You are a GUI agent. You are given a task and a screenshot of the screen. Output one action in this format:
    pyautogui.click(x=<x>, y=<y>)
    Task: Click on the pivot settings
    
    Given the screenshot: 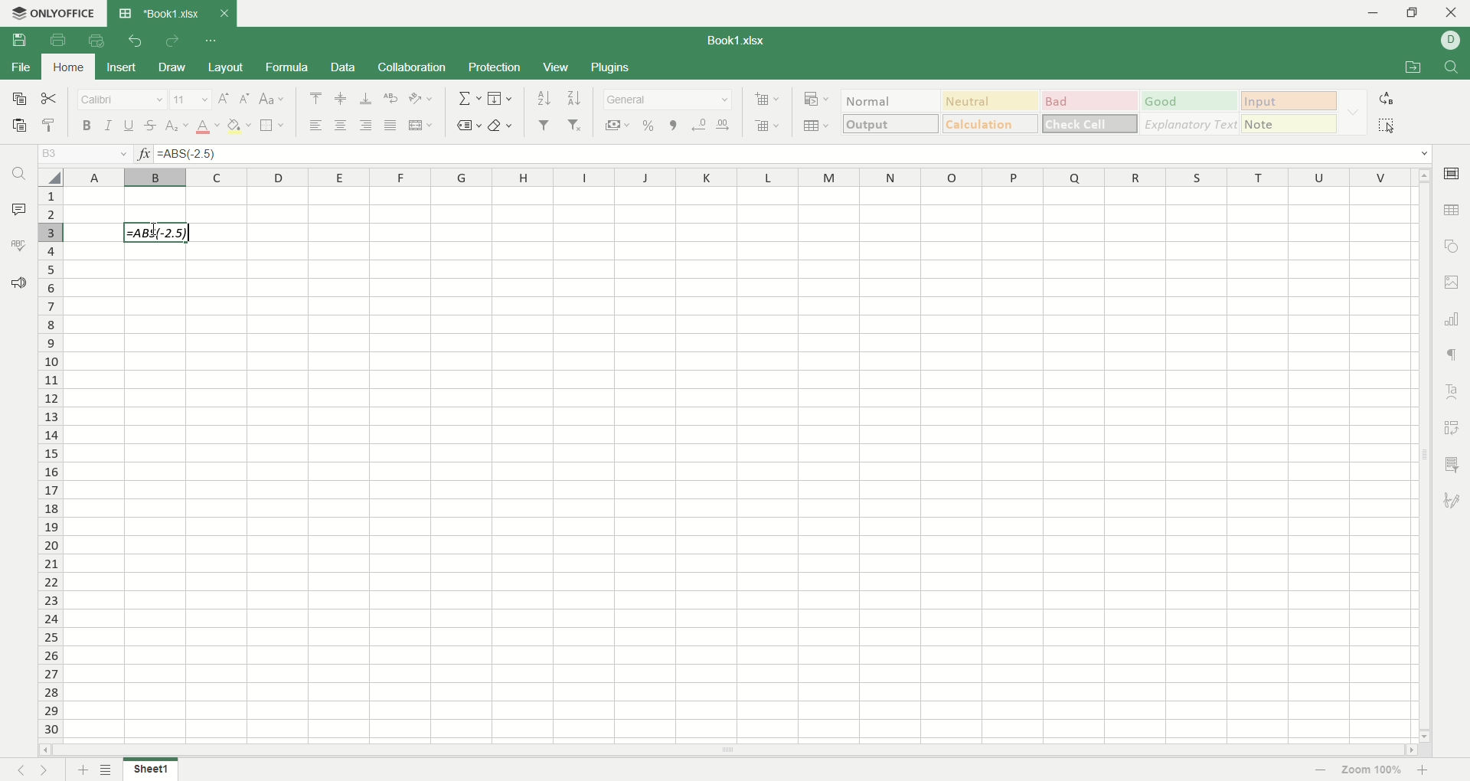 What is the action you would take?
    pyautogui.click(x=1455, y=426)
    